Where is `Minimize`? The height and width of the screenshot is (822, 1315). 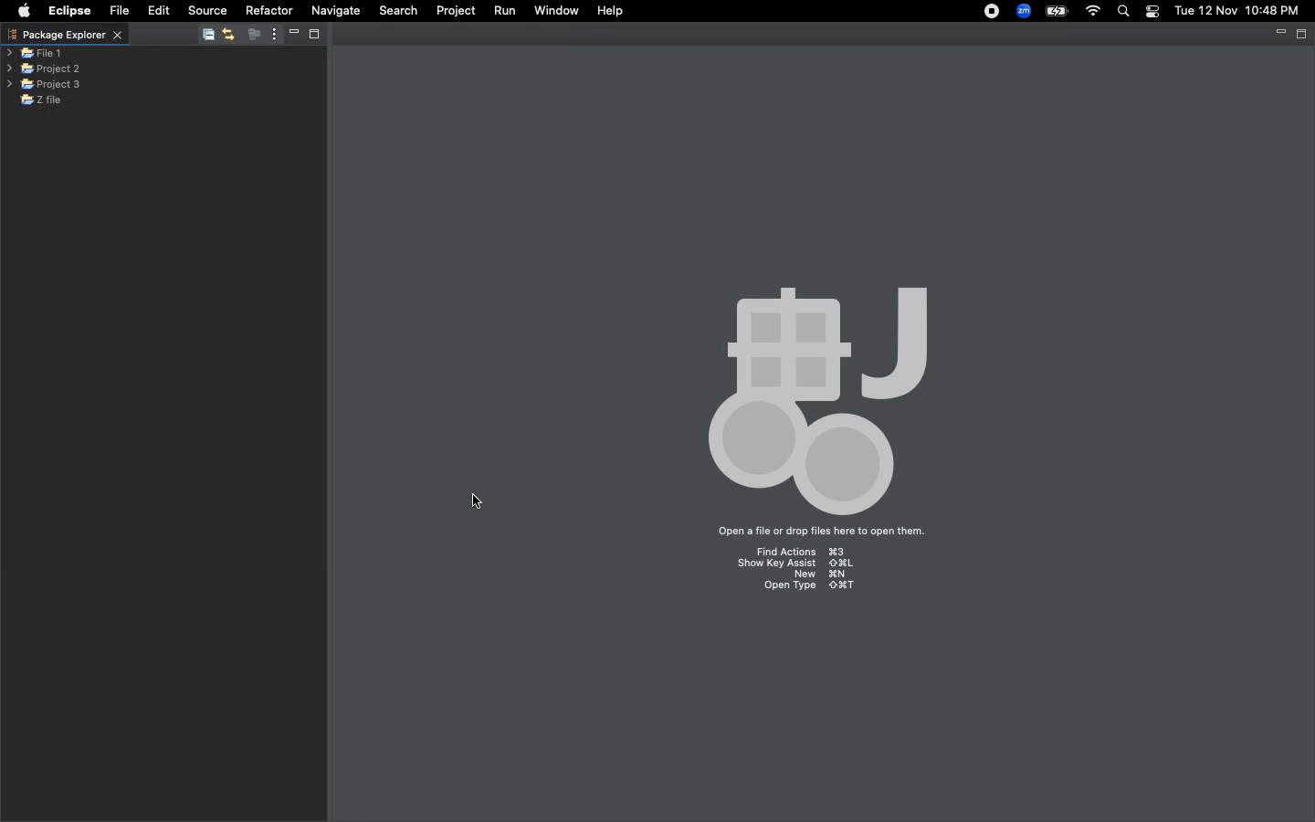
Minimize is located at coordinates (1277, 36).